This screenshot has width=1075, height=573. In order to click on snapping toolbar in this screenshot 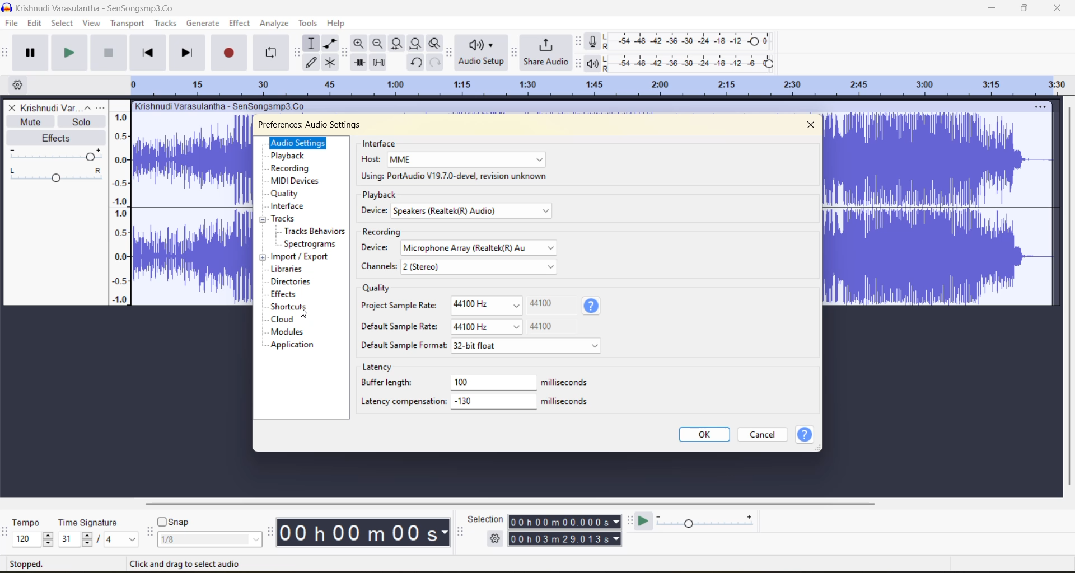, I will do `click(150, 532)`.